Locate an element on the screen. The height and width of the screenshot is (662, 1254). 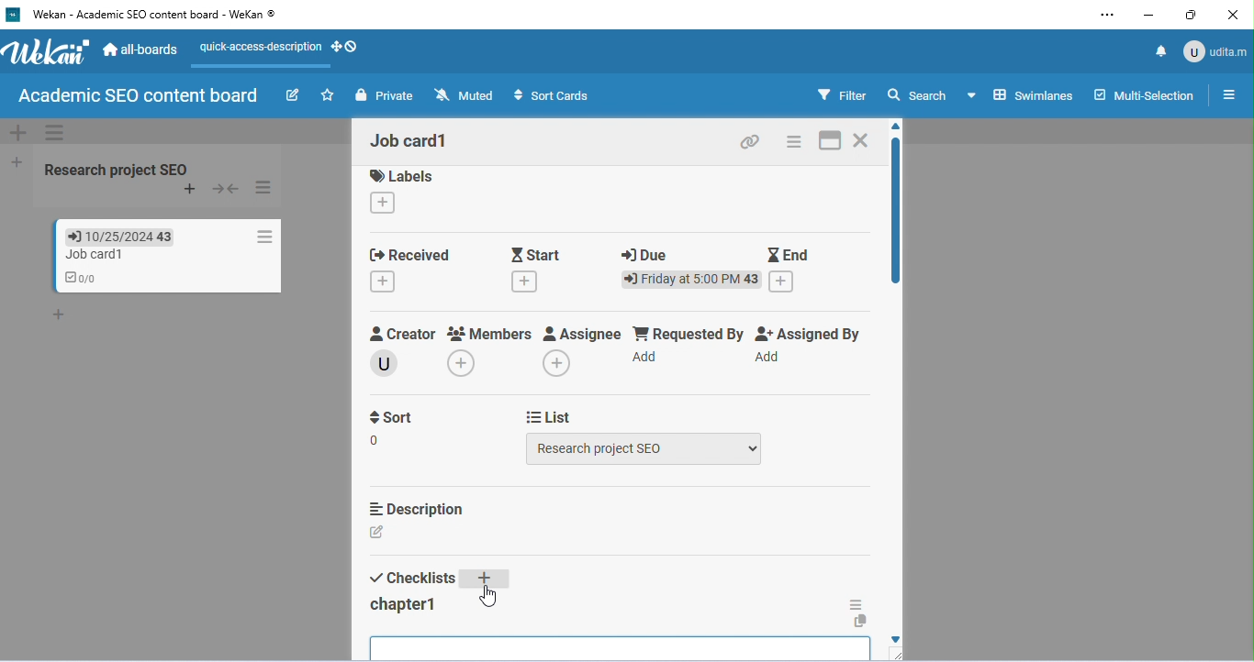
select board view is located at coordinates (1020, 94).